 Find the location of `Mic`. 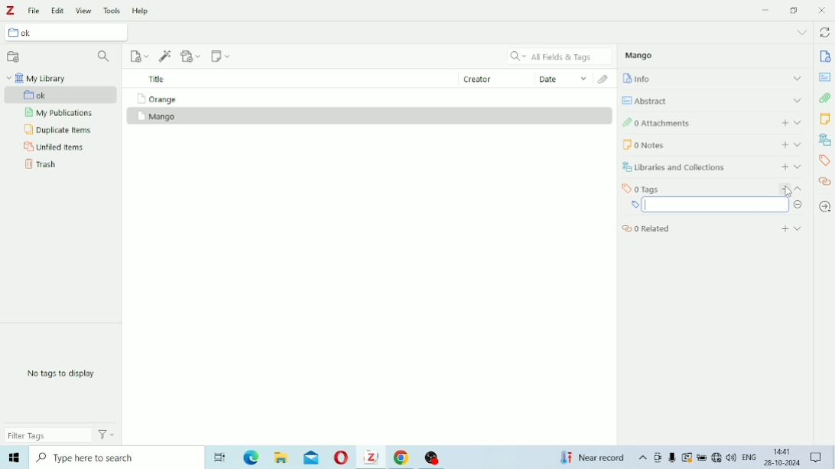

Mic is located at coordinates (672, 457).